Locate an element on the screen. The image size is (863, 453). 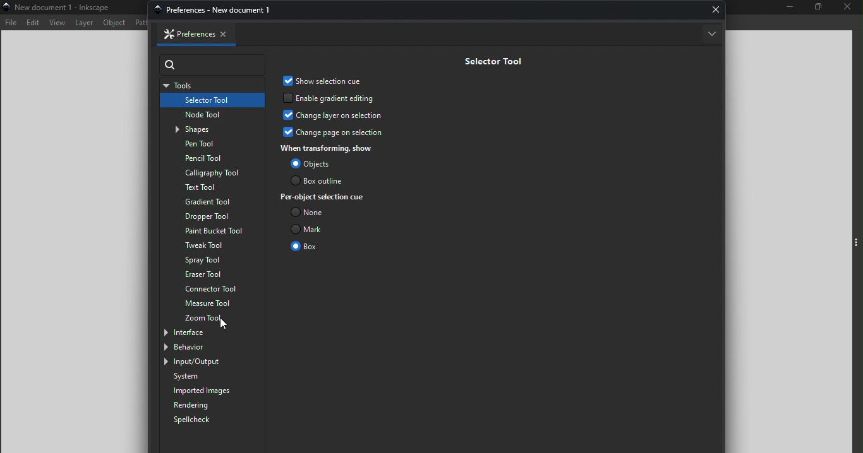
Tweak tool is located at coordinates (208, 245).